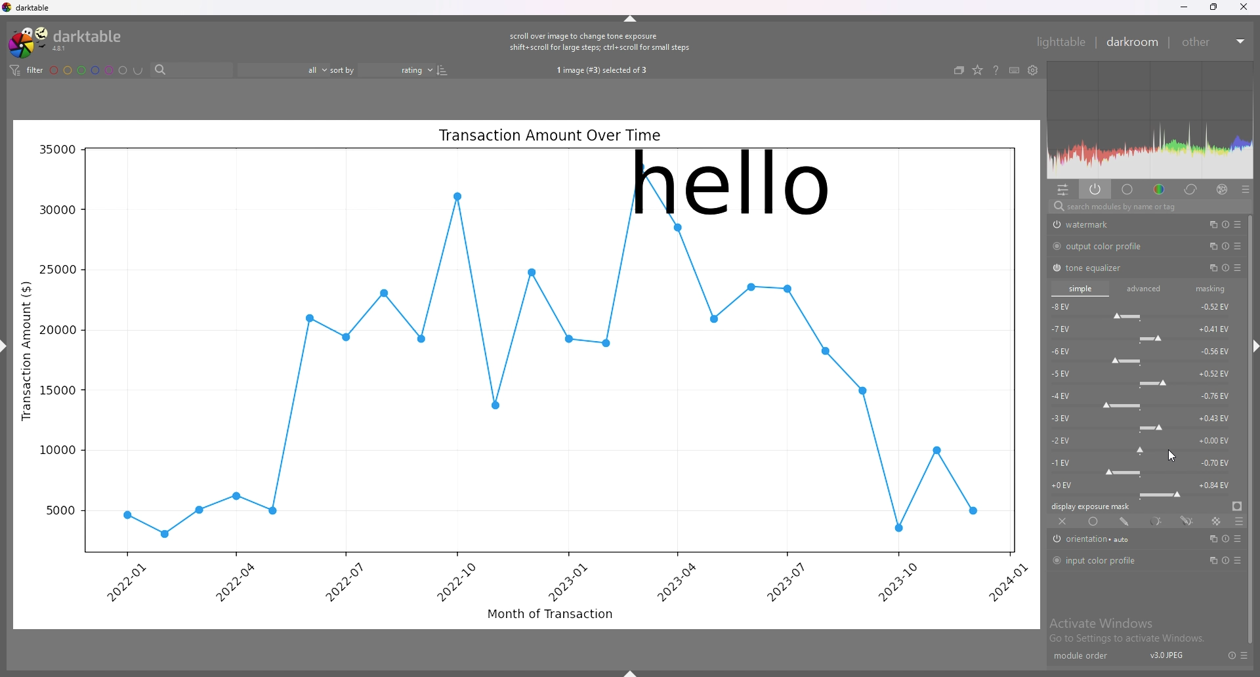 The width and height of the screenshot is (1260, 677). I want to click on including color labels, so click(138, 71).